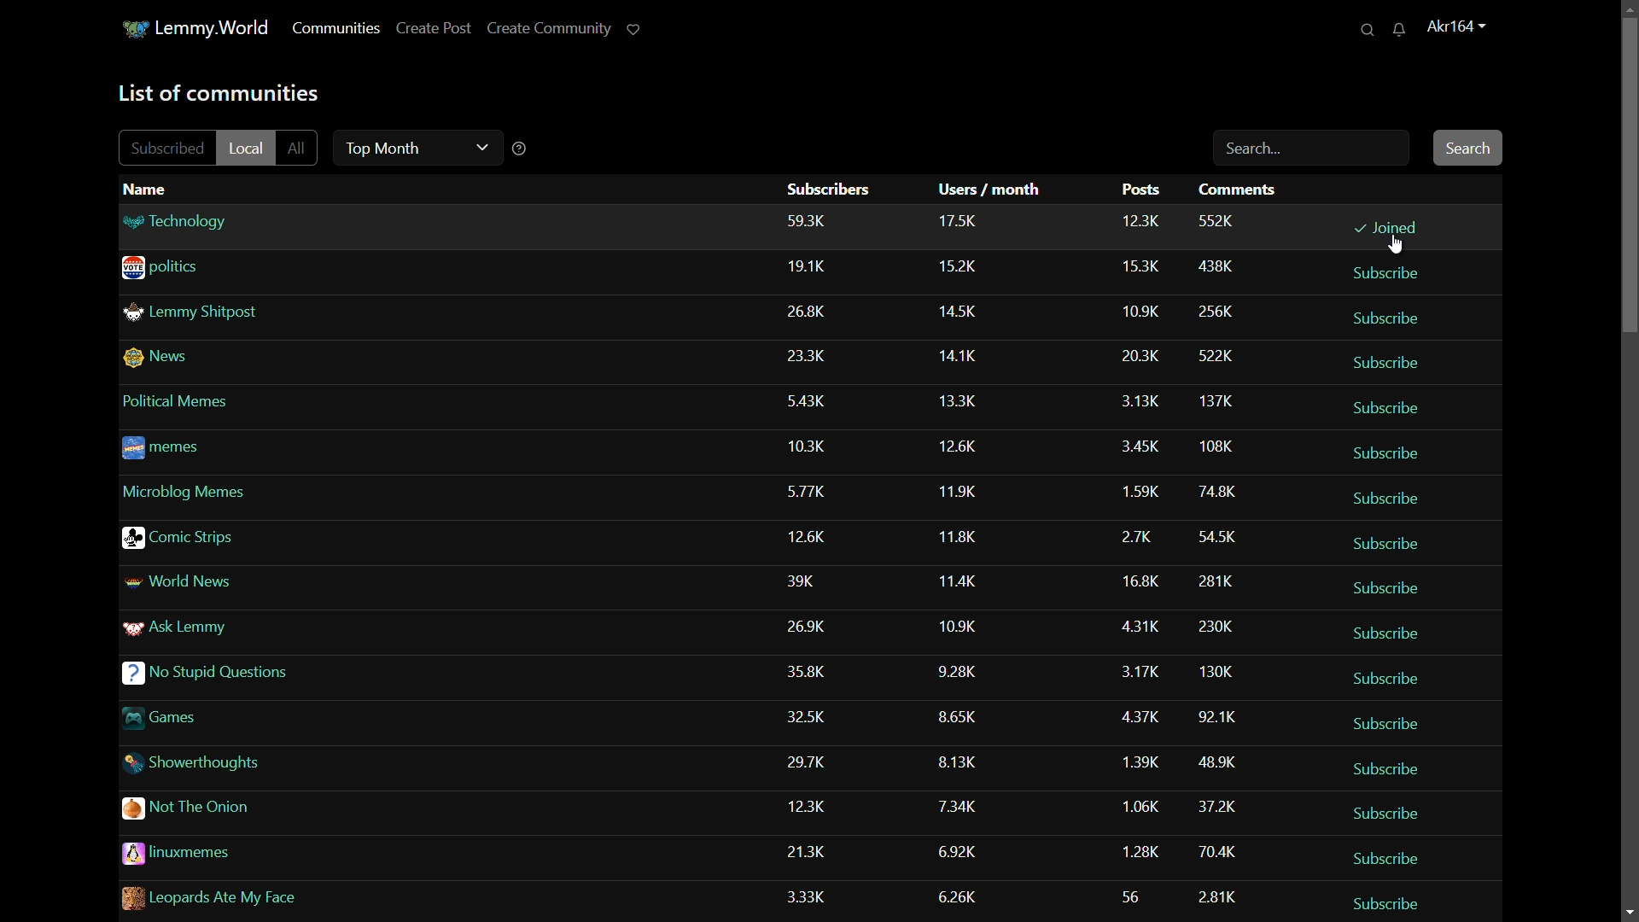  What do you see at coordinates (276, 358) in the screenshot?
I see `communities name` at bounding box center [276, 358].